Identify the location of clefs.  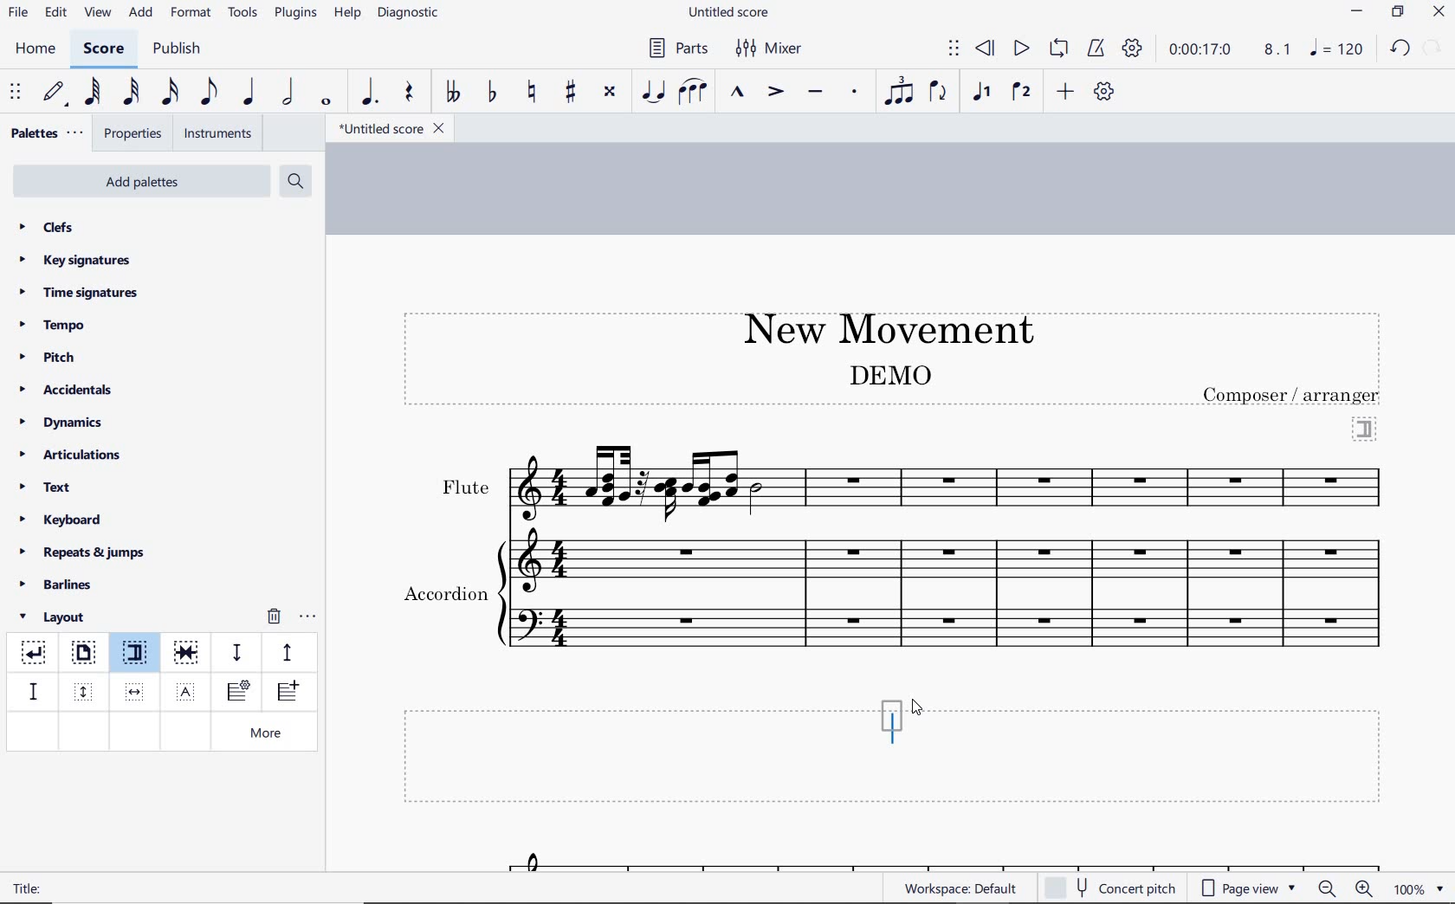
(48, 227).